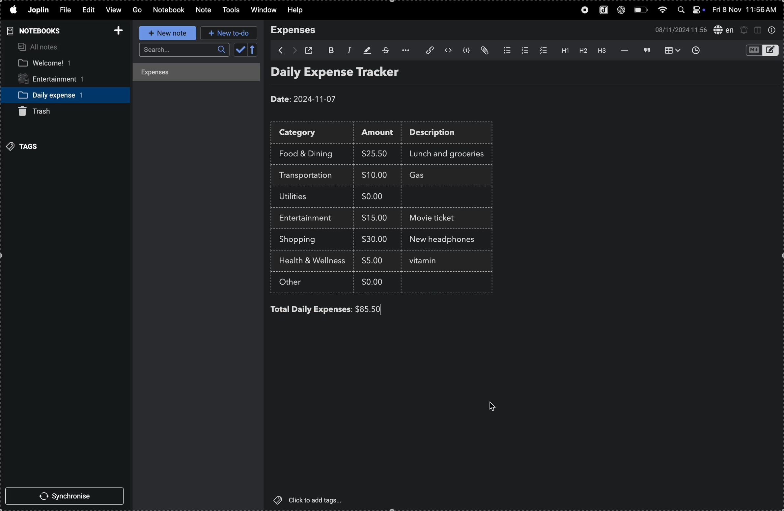  I want to click on date and time, so click(745, 10).